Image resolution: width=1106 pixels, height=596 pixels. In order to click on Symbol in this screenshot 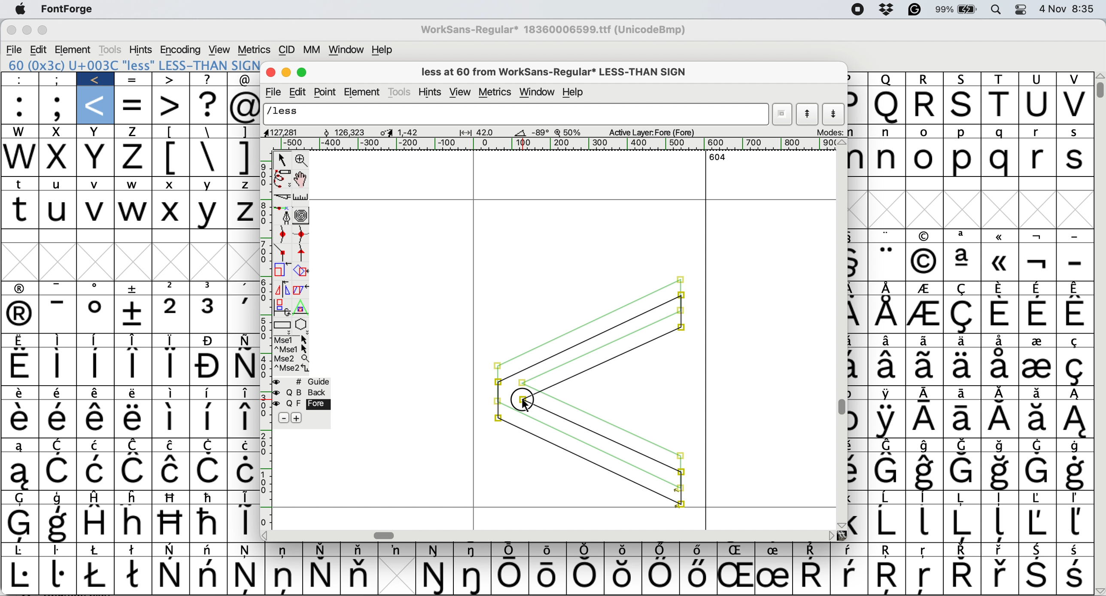, I will do `click(170, 523)`.